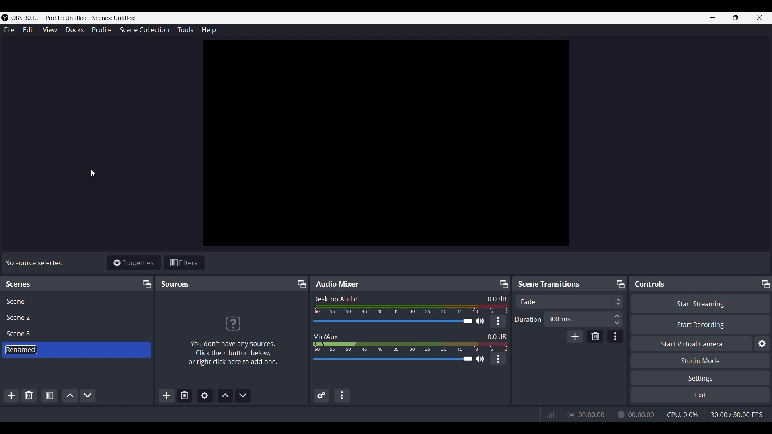 The width and height of the screenshot is (772, 434). I want to click on cursor, so click(93, 172).